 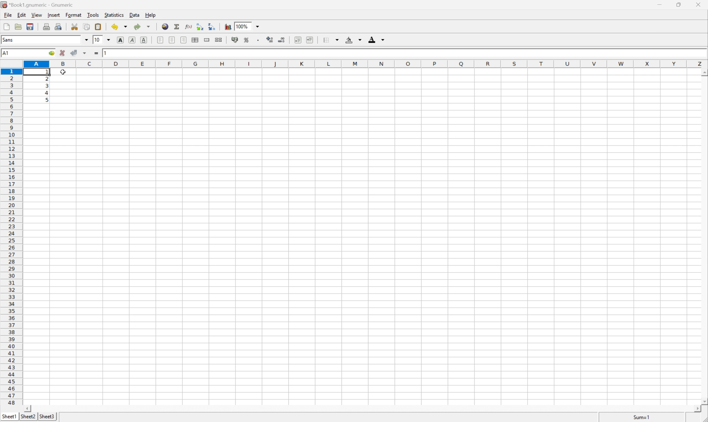 What do you see at coordinates (365, 63) in the screenshot?
I see `Column names` at bounding box center [365, 63].